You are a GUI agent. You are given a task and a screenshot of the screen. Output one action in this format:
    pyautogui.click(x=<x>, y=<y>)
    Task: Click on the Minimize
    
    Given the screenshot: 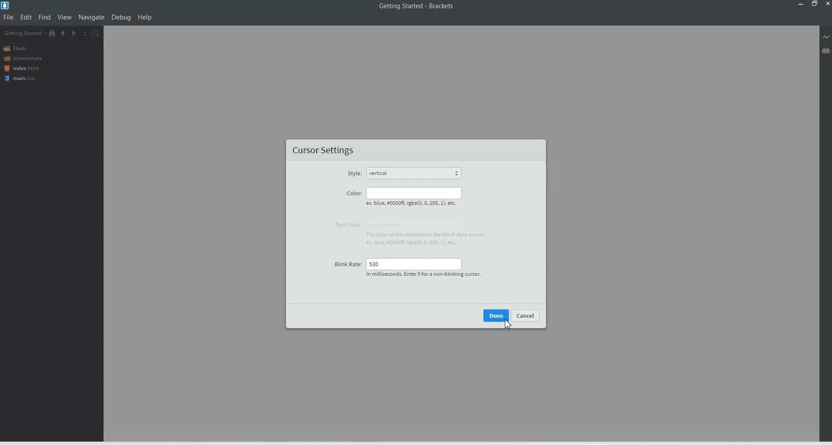 What is the action you would take?
    pyautogui.click(x=801, y=4)
    